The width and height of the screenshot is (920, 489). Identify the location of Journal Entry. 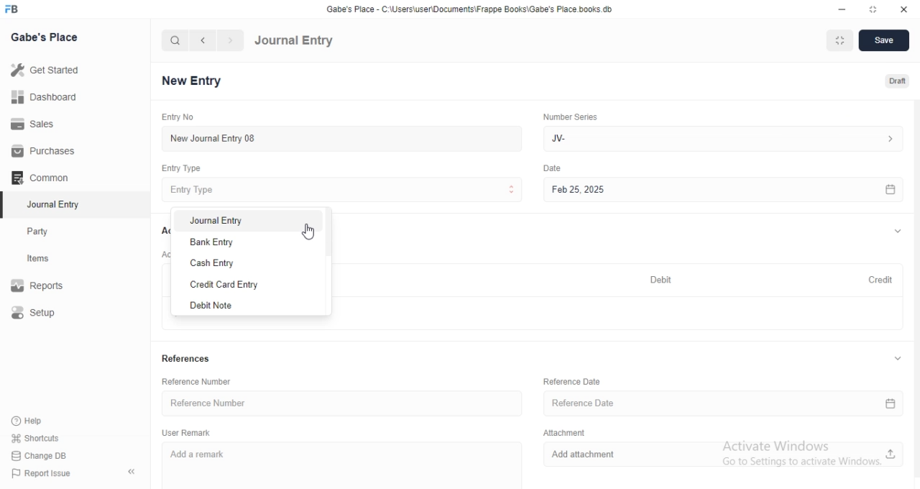
(295, 41).